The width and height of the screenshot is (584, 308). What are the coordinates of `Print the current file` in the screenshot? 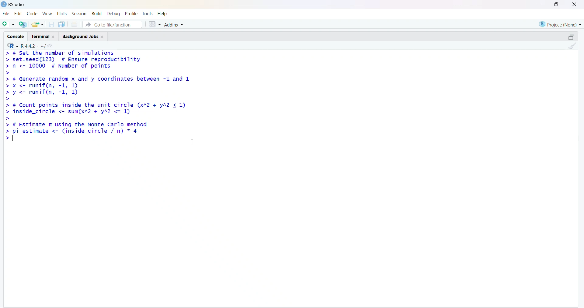 It's located at (75, 23).